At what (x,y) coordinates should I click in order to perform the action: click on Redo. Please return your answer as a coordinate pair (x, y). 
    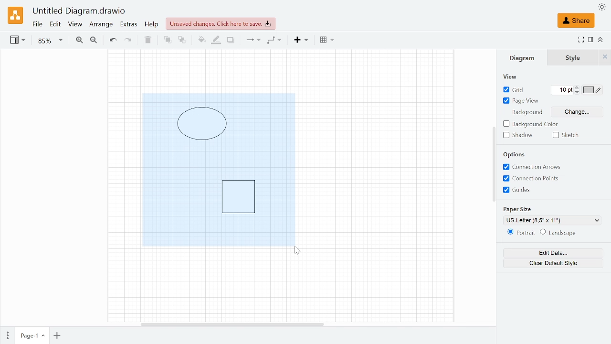
    Looking at the image, I should click on (128, 41).